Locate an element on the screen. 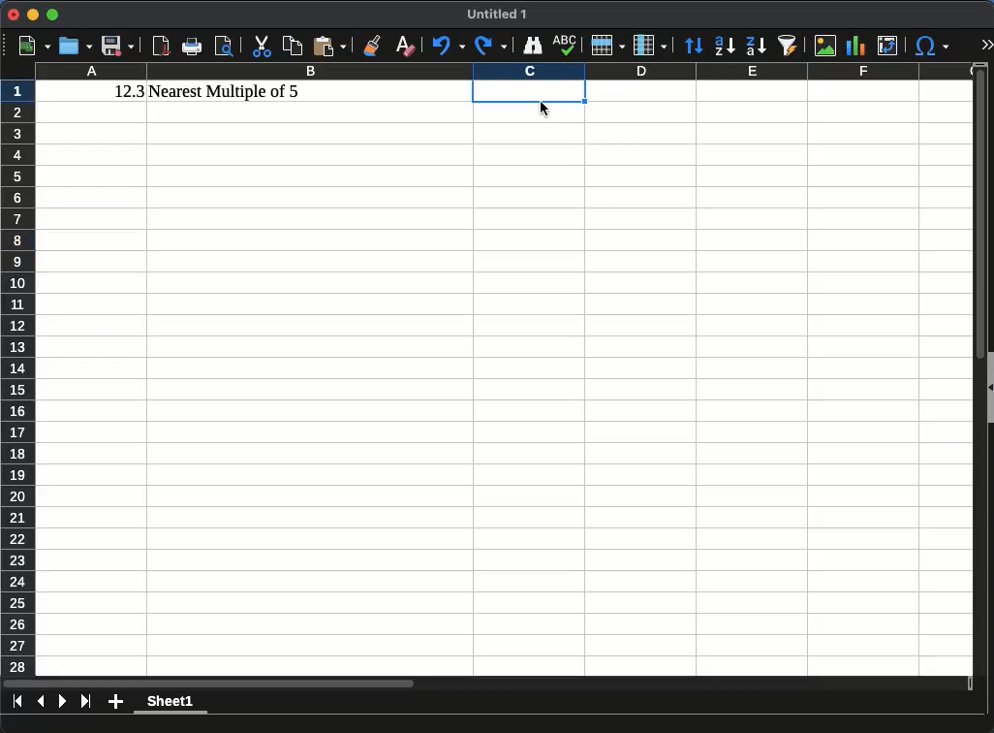 This screenshot has width=994, height=733. column  is located at coordinates (508, 73).